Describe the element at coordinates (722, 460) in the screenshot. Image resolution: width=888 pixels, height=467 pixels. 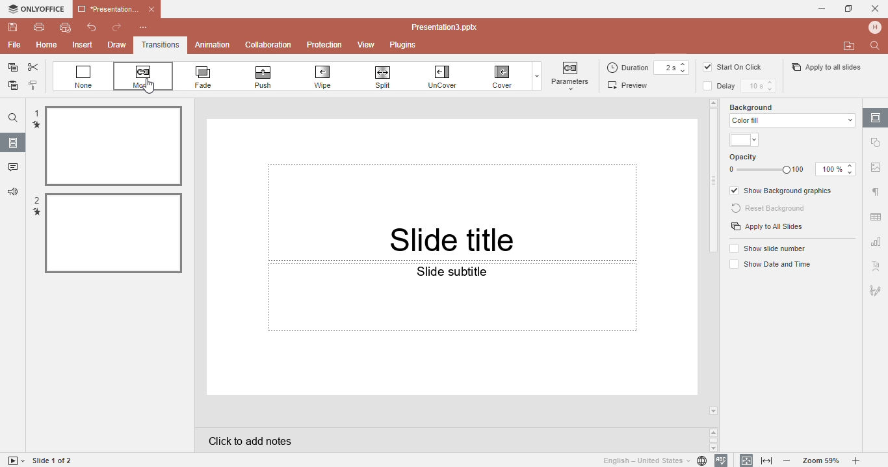
I see `Spell checking` at that location.